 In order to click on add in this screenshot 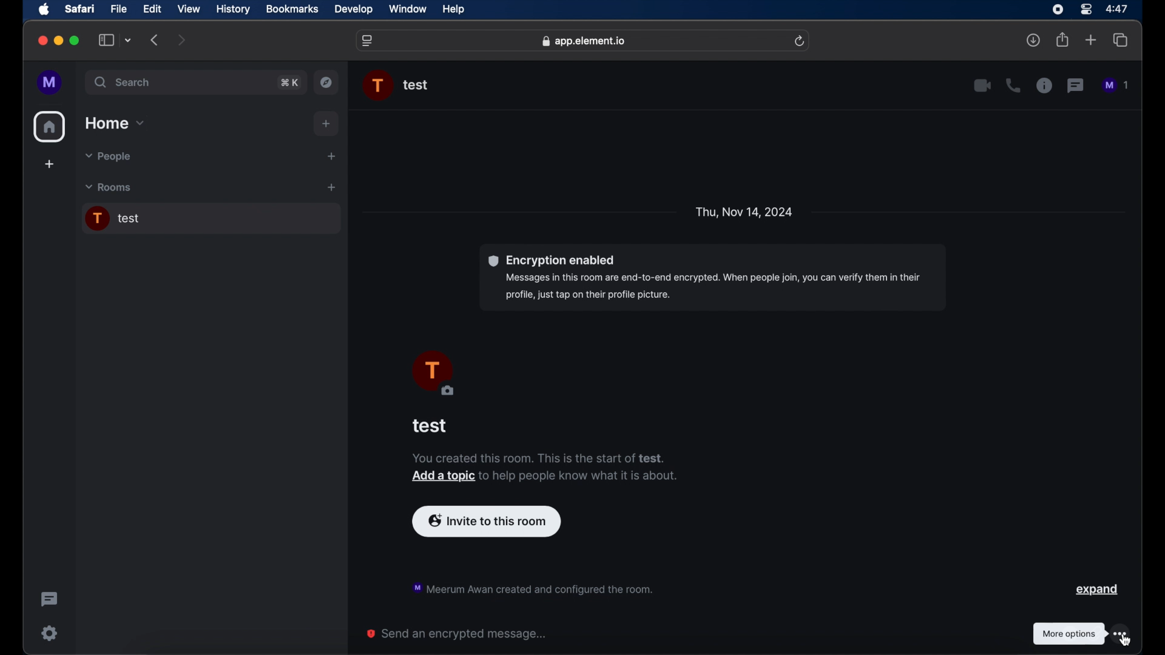, I will do `click(49, 166)`.